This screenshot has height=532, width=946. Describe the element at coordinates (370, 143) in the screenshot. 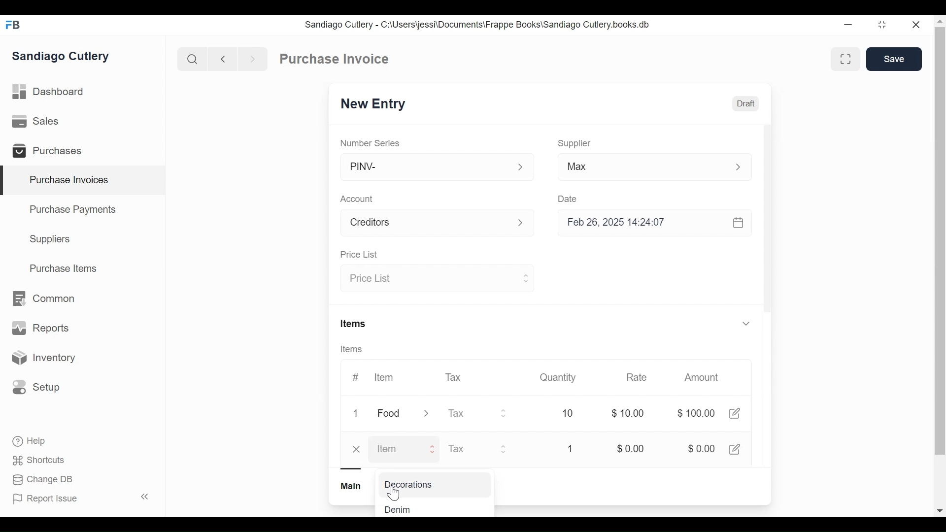

I see `Number Series` at that location.